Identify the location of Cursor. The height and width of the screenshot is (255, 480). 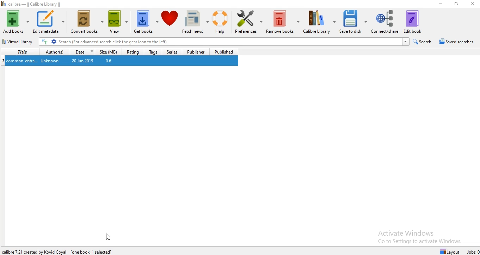
(107, 236).